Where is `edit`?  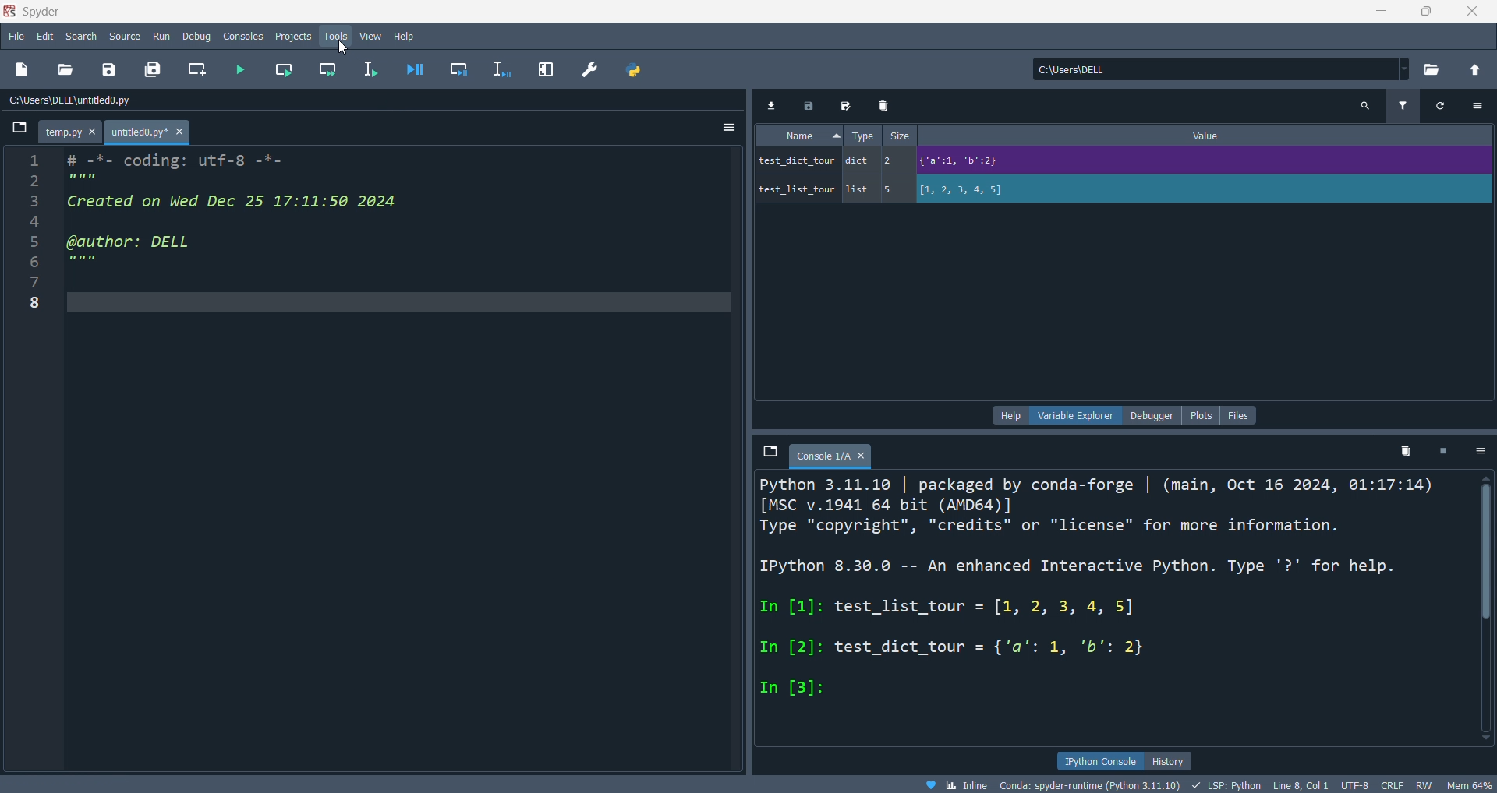 edit is located at coordinates (44, 35).